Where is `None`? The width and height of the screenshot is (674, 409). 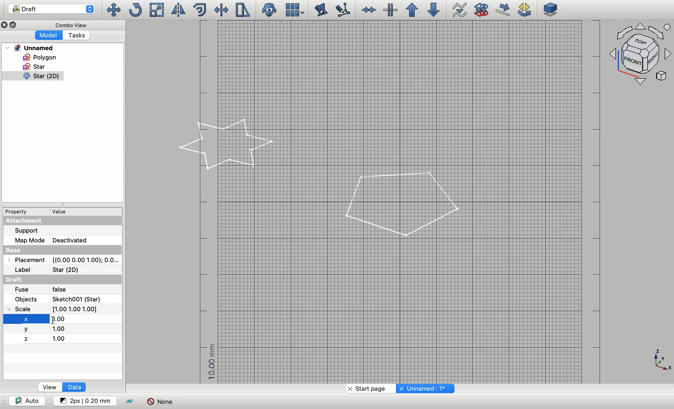 None is located at coordinates (160, 402).